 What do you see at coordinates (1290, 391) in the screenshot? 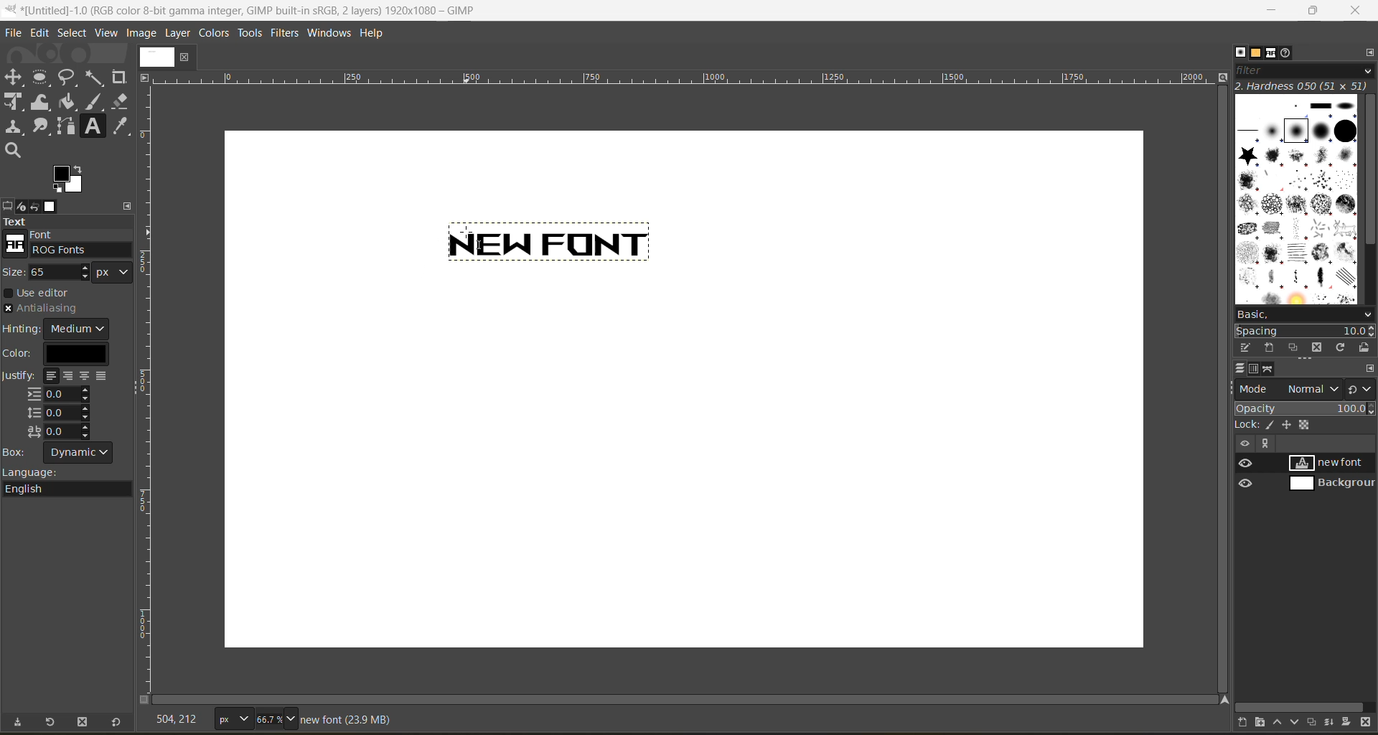
I see `mode` at bounding box center [1290, 391].